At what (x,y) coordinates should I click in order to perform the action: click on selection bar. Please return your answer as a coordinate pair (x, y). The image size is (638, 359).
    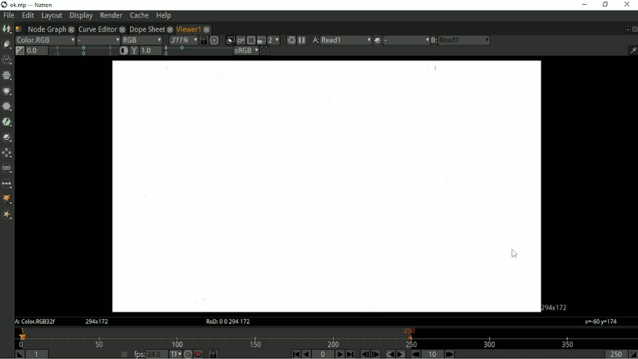
    Looking at the image, I should click on (83, 51).